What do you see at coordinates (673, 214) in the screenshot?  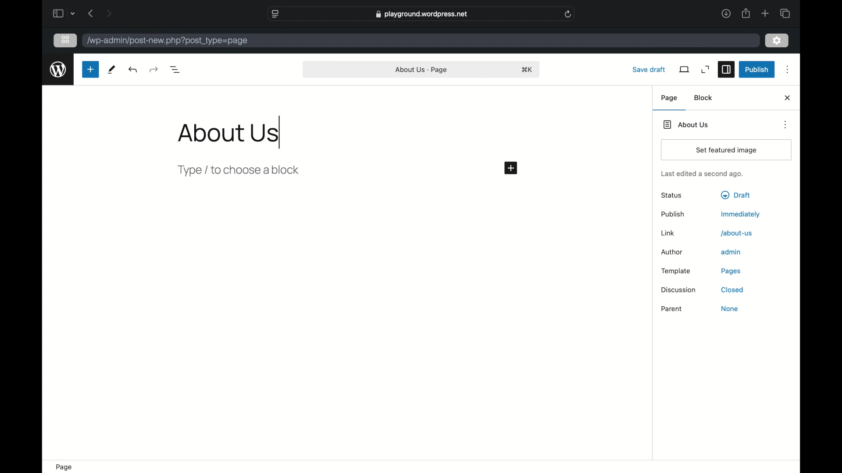 I see `publish` at bounding box center [673, 214].